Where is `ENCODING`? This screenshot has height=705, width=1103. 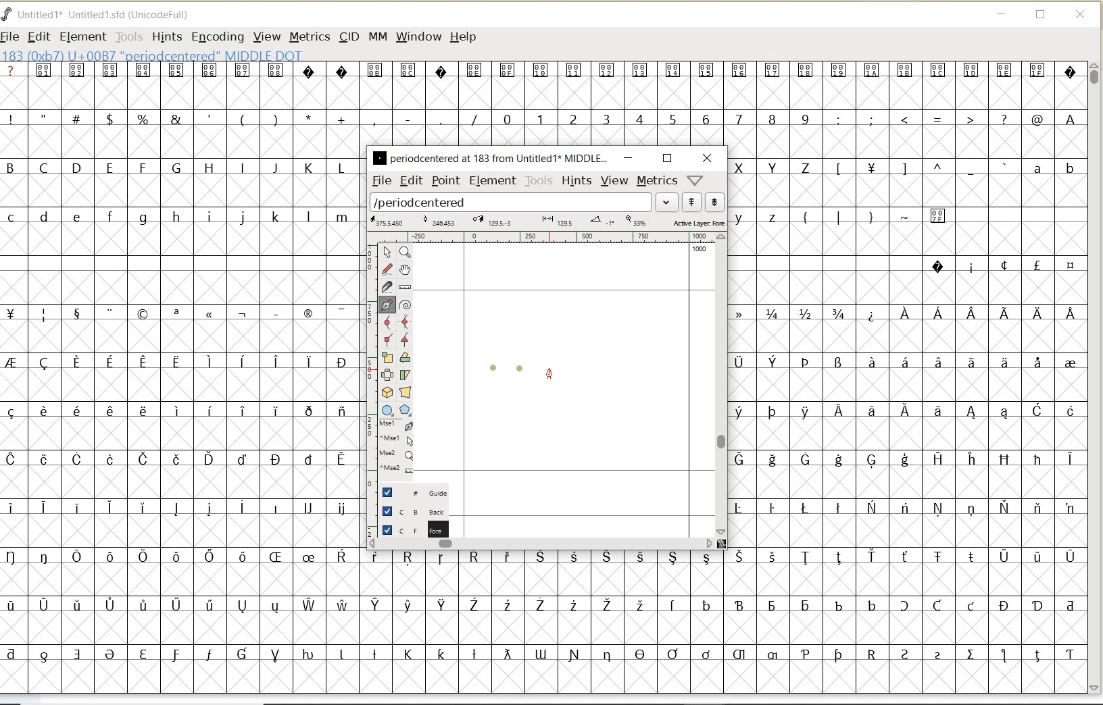 ENCODING is located at coordinates (218, 38).